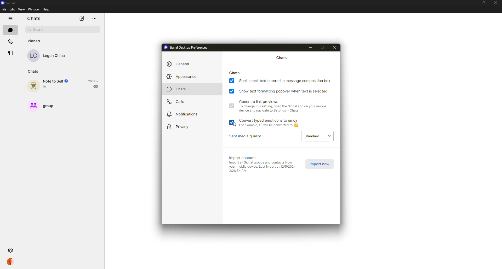  What do you see at coordinates (38, 29) in the screenshot?
I see `search` at bounding box center [38, 29].